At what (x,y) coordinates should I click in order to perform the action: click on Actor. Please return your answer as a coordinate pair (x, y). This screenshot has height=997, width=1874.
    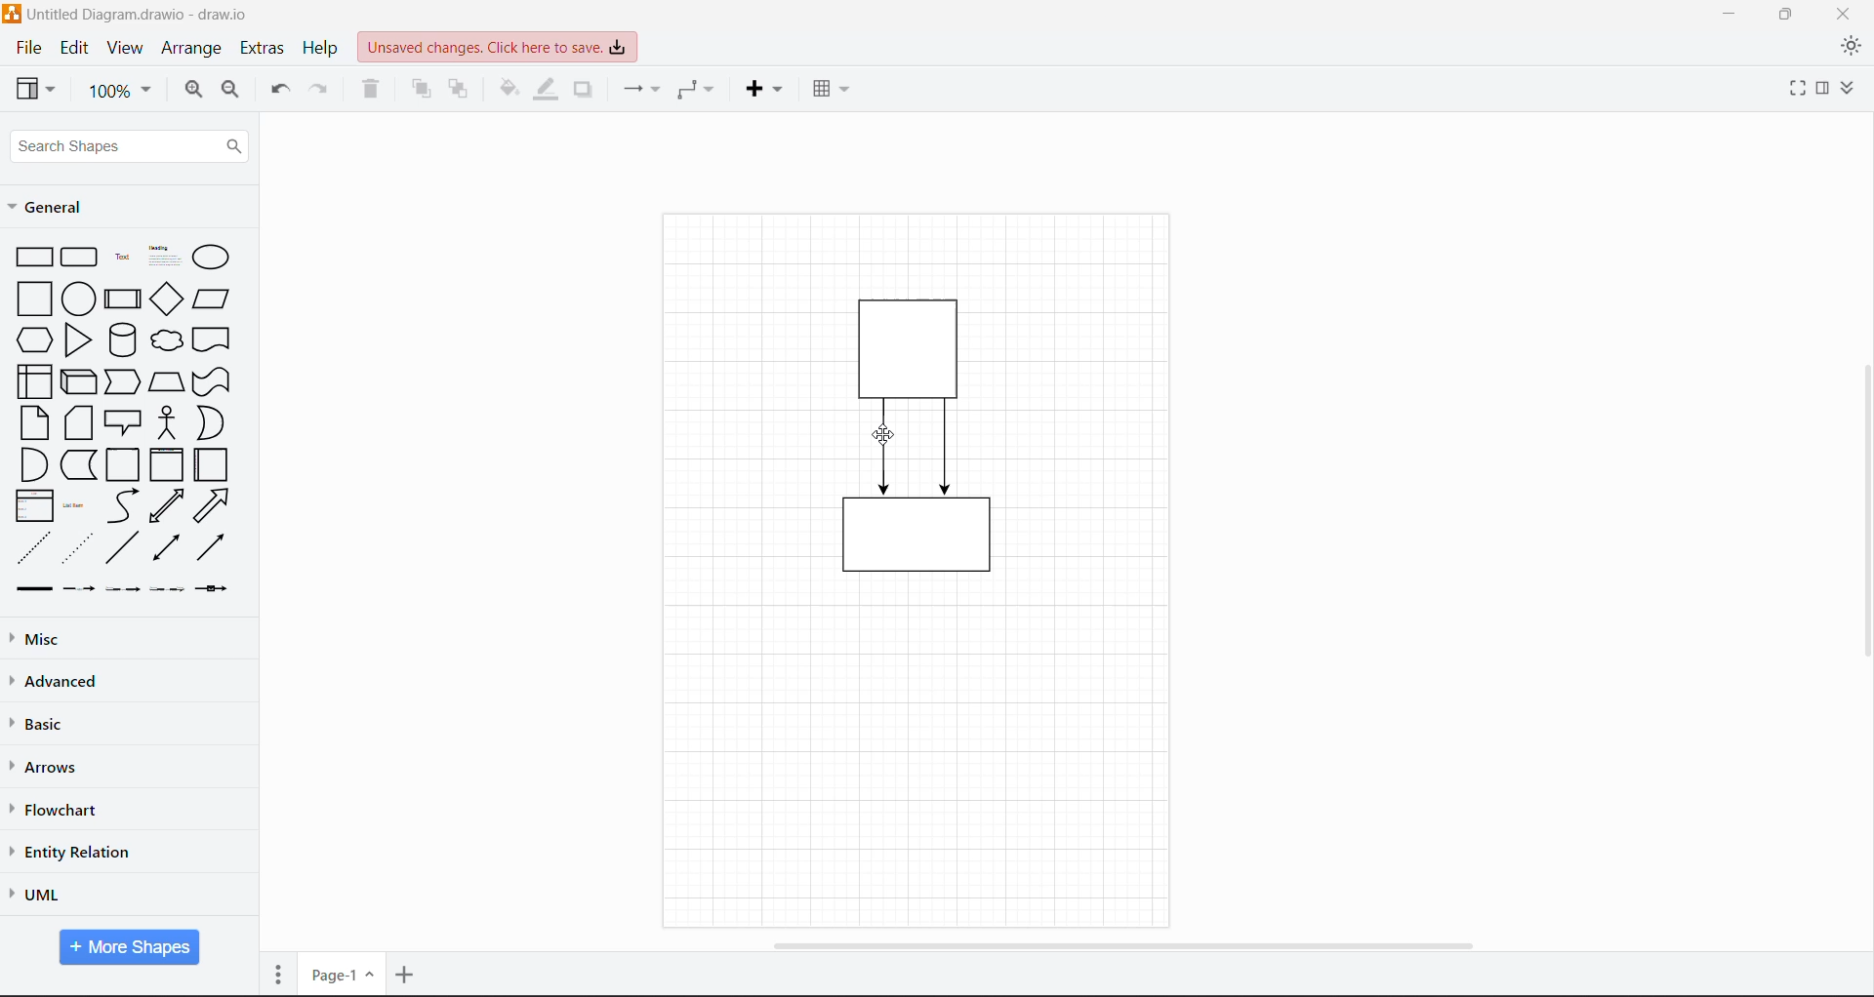
    Looking at the image, I should click on (166, 421).